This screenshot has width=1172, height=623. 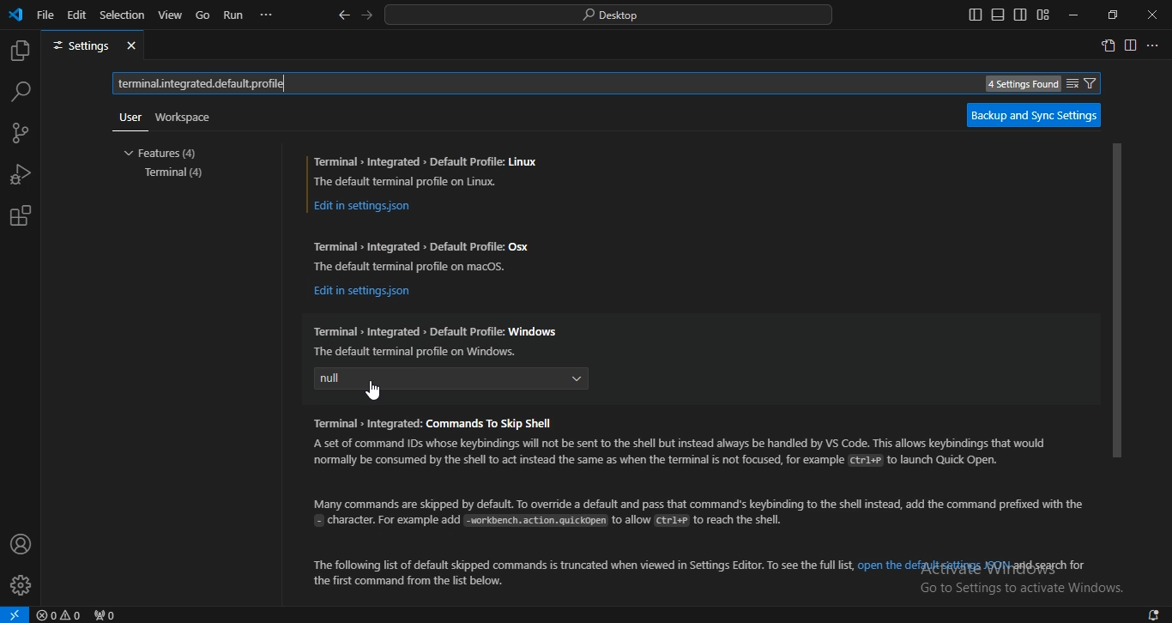 What do you see at coordinates (689, 500) in the screenshot?
I see `Terminal » Integrated: Commands To Skip ShellA set of command IDs whose keybindings will not be sent to the shell but instead always be handled by Vs Code. This allows keybindings that wouldnormally be consumed by the shell to act instead the same as when the terminal is not focused, for example Ctr1## to launch Quick Open.Many commands are skipped by default. To override a default and pass that command's keybinding to the shell instead, add the command prefixed with the= character. For example add workbench. action. quickopen to allow CEr1+# to reach the shell.“The following list of default skipped commands is truncated when viewed in Settings Editor. To see the full list, open the defaylt ggitings JQ 1esgasch forthe first command from the list below. ` at bounding box center [689, 500].